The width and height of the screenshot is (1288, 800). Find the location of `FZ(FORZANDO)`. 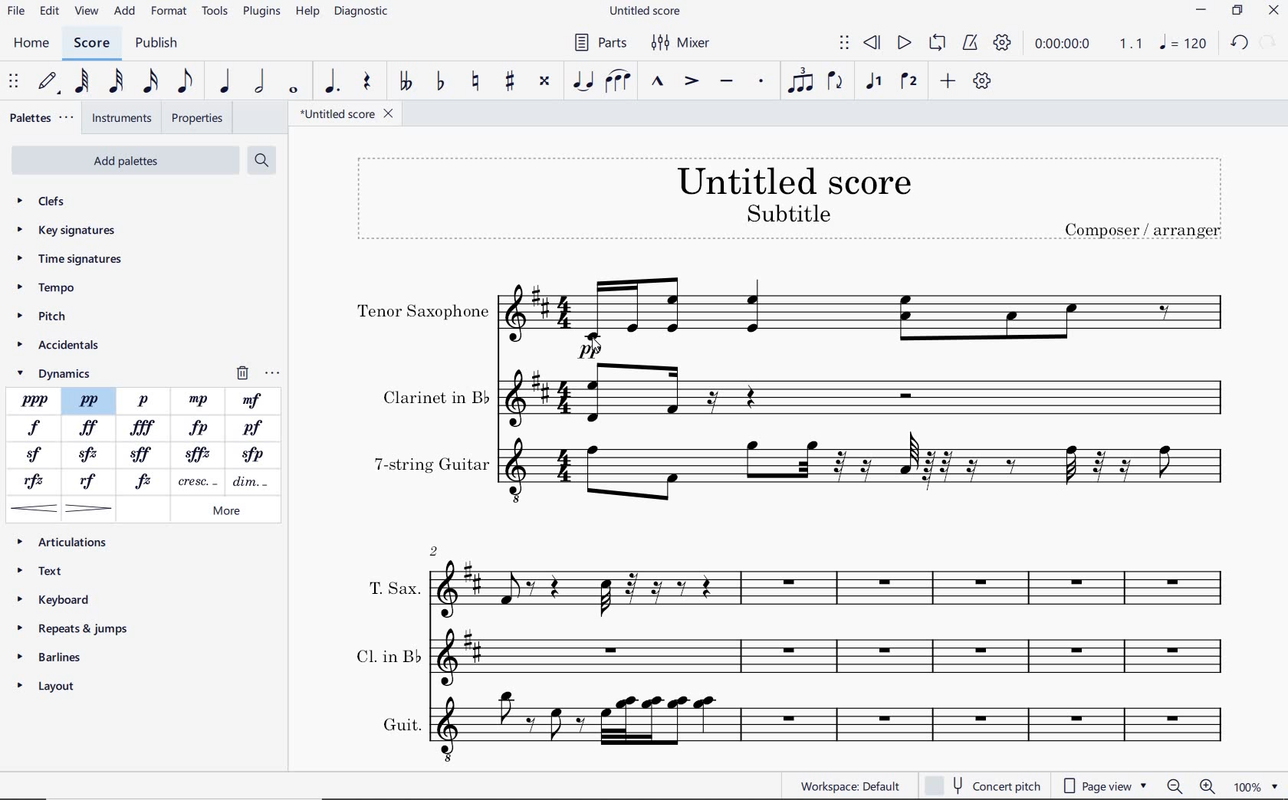

FZ(FORZANDO) is located at coordinates (145, 480).